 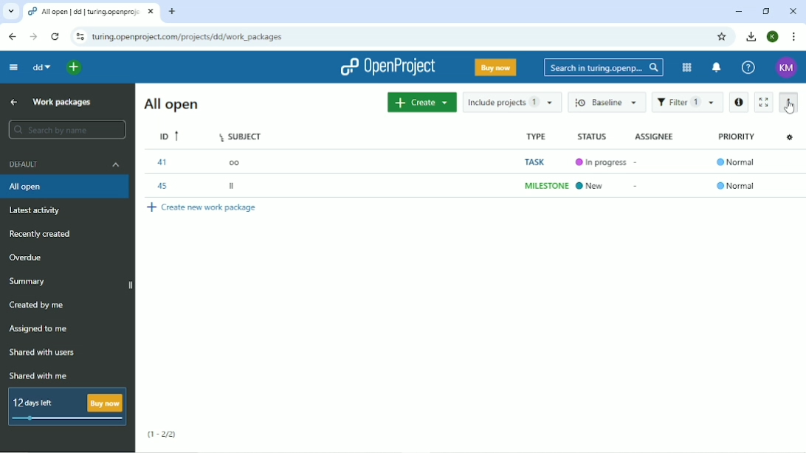 I want to click on To notification center, so click(x=716, y=68).